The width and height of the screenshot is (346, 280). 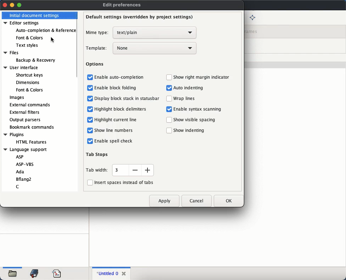 What do you see at coordinates (97, 154) in the screenshot?
I see `tab stops` at bounding box center [97, 154].